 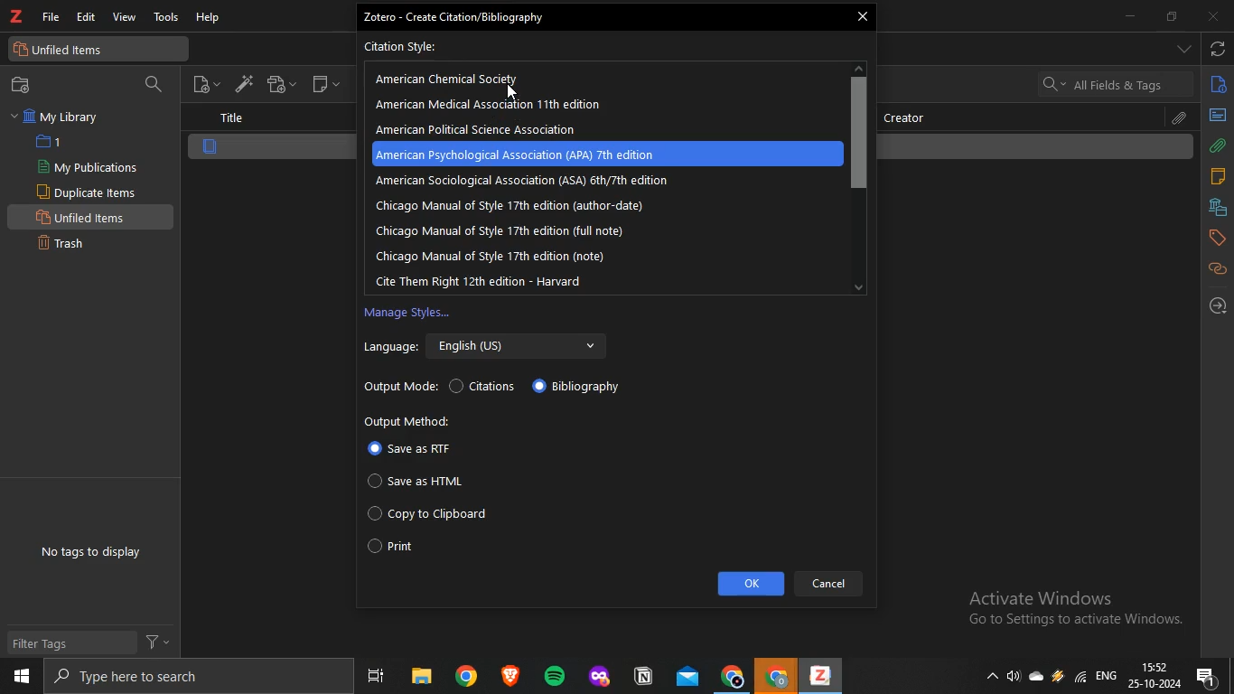 I want to click on up, so click(x=860, y=66).